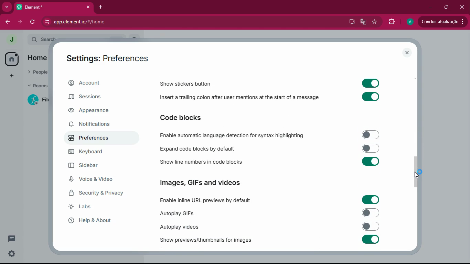 This screenshot has height=264, width=470. What do you see at coordinates (100, 194) in the screenshot?
I see `Security & Privacy` at bounding box center [100, 194].